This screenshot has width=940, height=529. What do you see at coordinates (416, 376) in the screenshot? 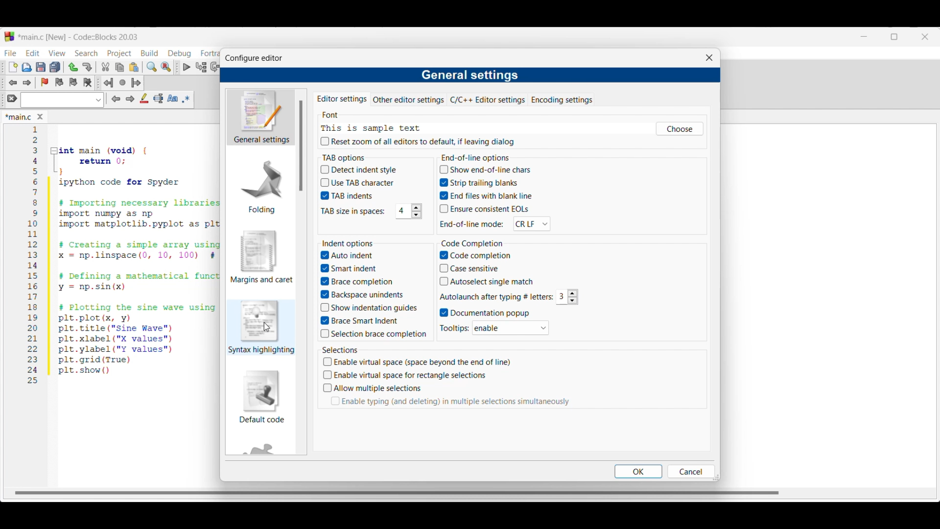
I see `Enable virtual space for rectangle selection` at bounding box center [416, 376].